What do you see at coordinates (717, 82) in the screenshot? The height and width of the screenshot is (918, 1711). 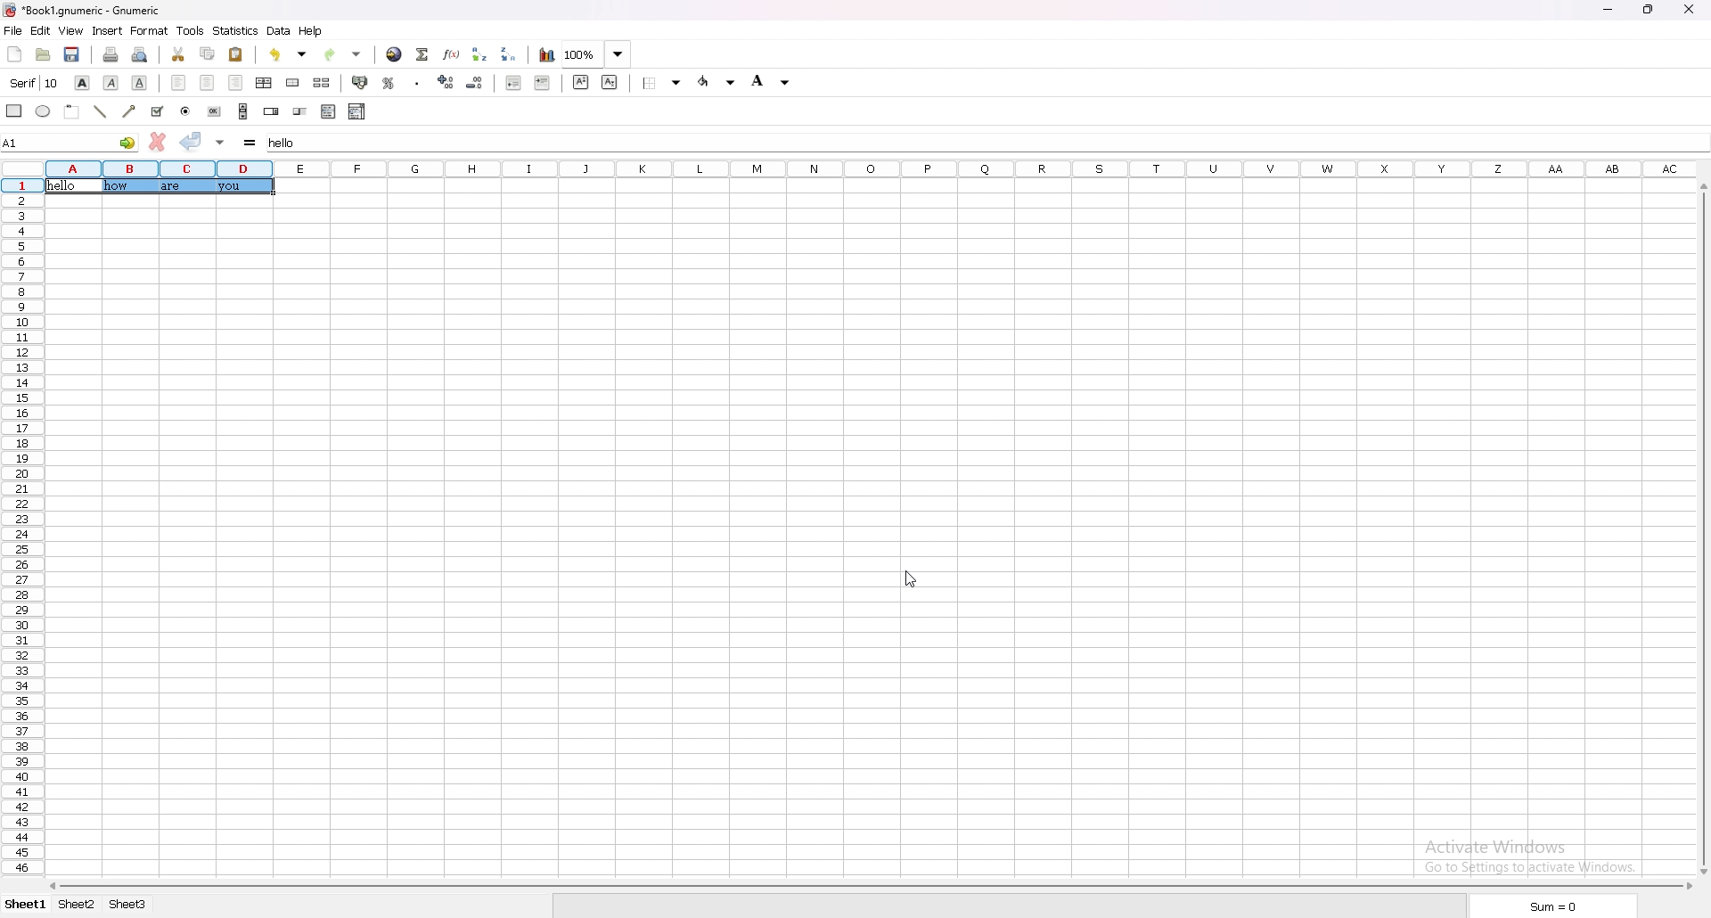 I see `foreground` at bounding box center [717, 82].